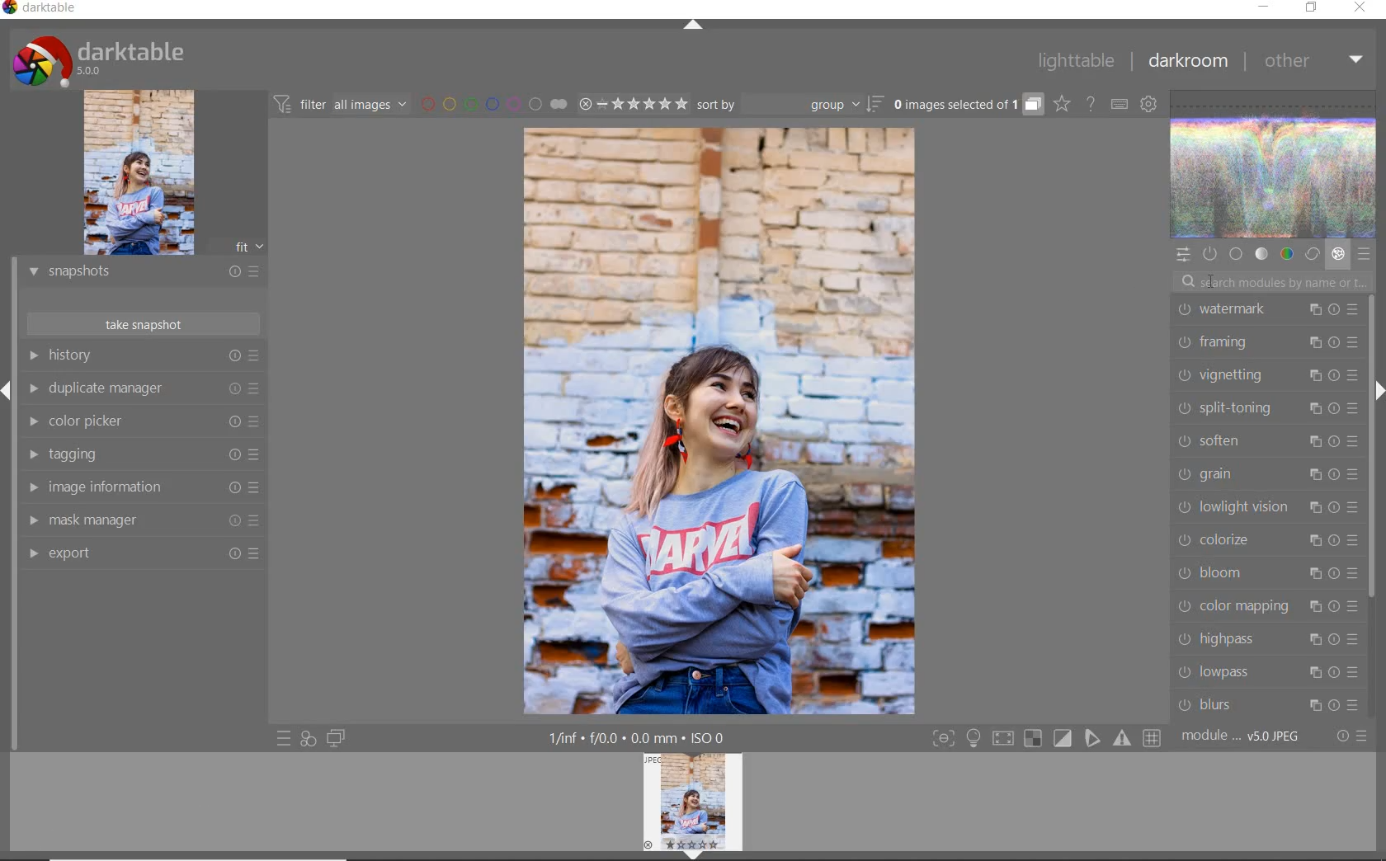 This screenshot has width=1386, height=861. What do you see at coordinates (1210, 255) in the screenshot?
I see `show only active modules` at bounding box center [1210, 255].